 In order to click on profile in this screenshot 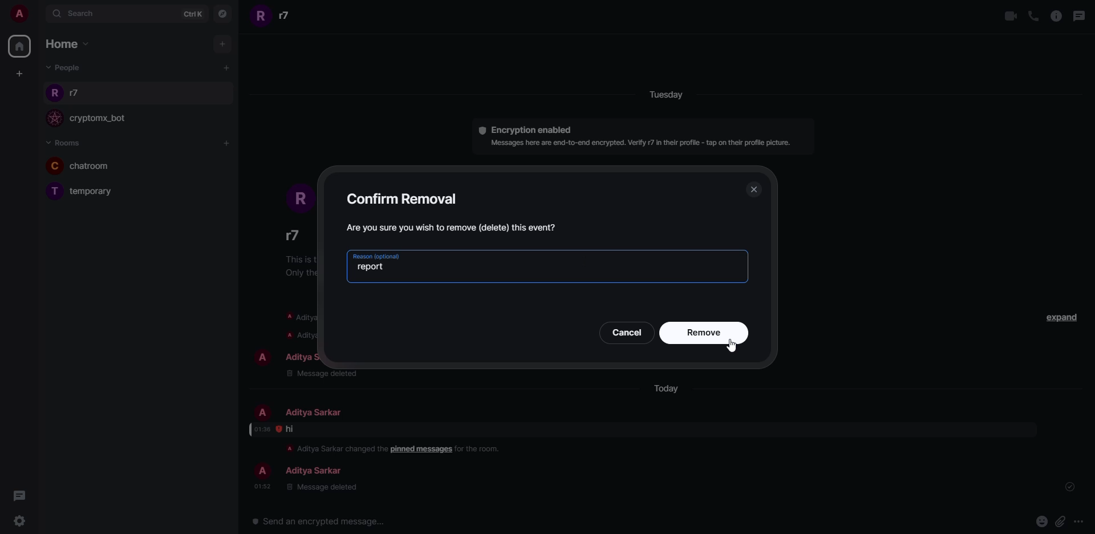, I will do `click(261, 17)`.